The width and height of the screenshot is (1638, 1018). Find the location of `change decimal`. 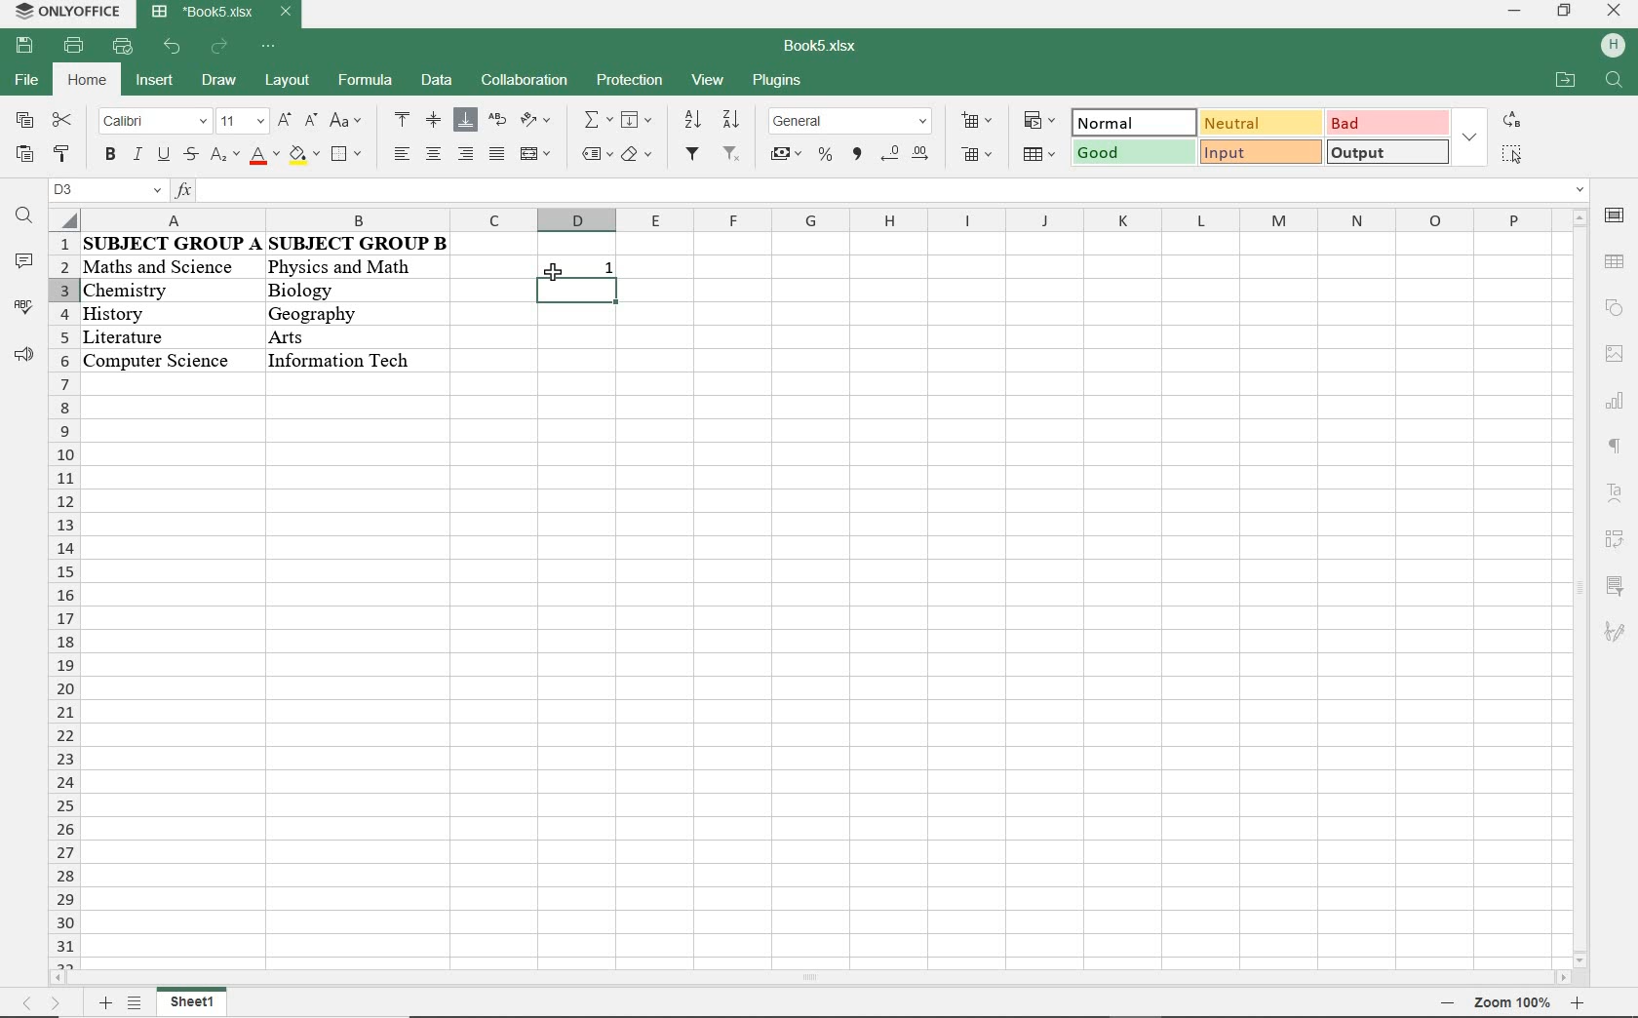

change decimal is located at coordinates (904, 153).